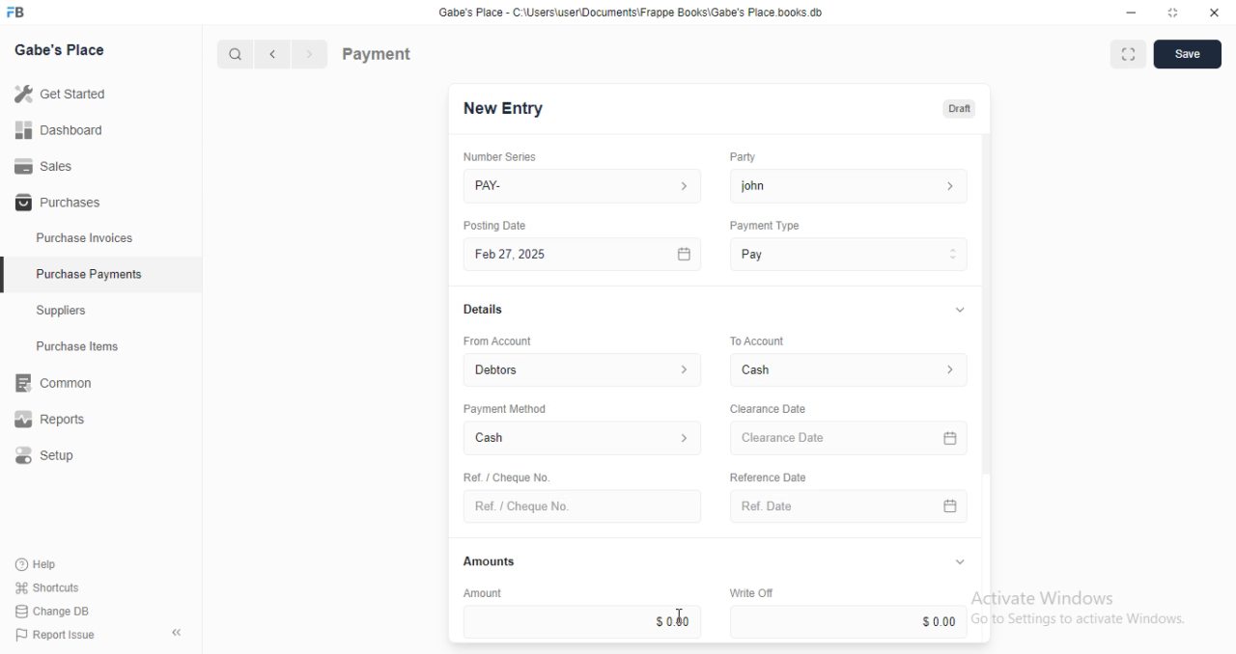 This screenshot has height=654, width=1236. Describe the element at coordinates (583, 440) in the screenshot. I see `Cash` at that location.